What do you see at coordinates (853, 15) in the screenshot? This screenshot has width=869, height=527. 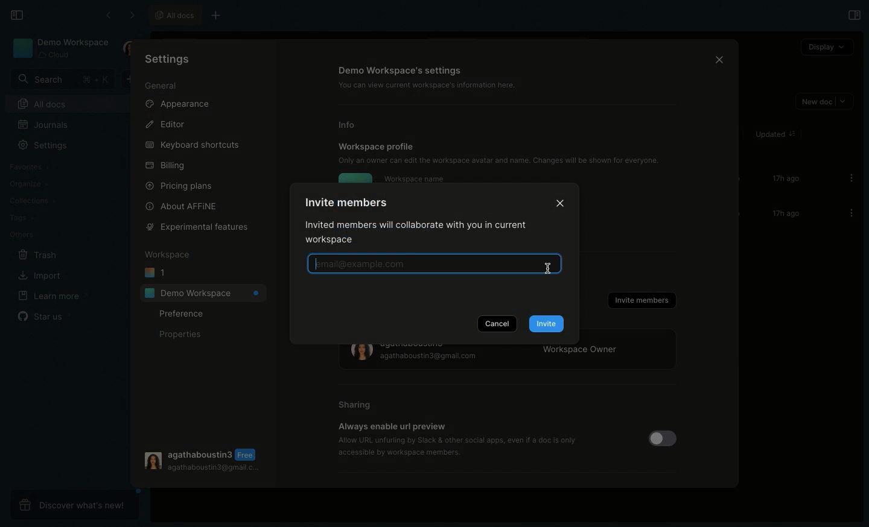 I see `Open right panel` at bounding box center [853, 15].